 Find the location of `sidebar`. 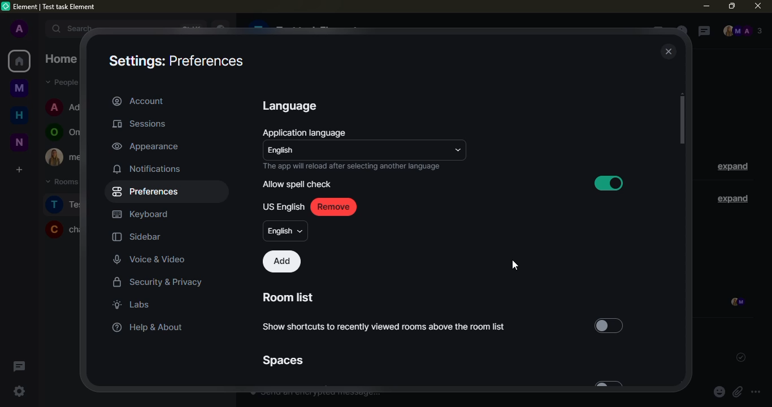

sidebar is located at coordinates (137, 237).